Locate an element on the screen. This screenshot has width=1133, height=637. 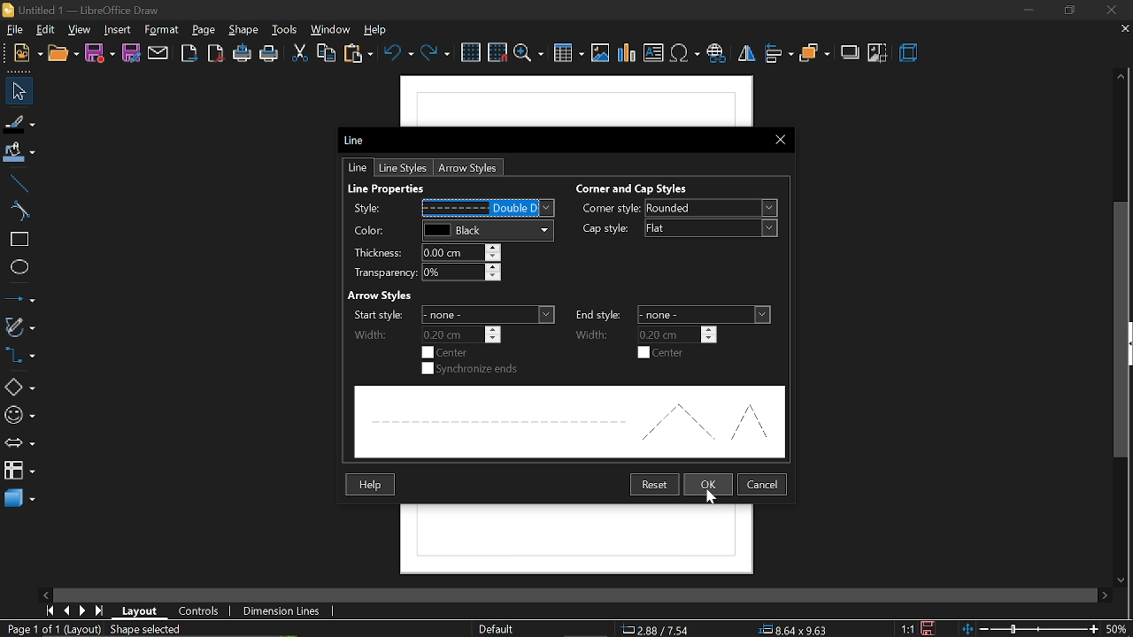
move left is located at coordinates (45, 595).